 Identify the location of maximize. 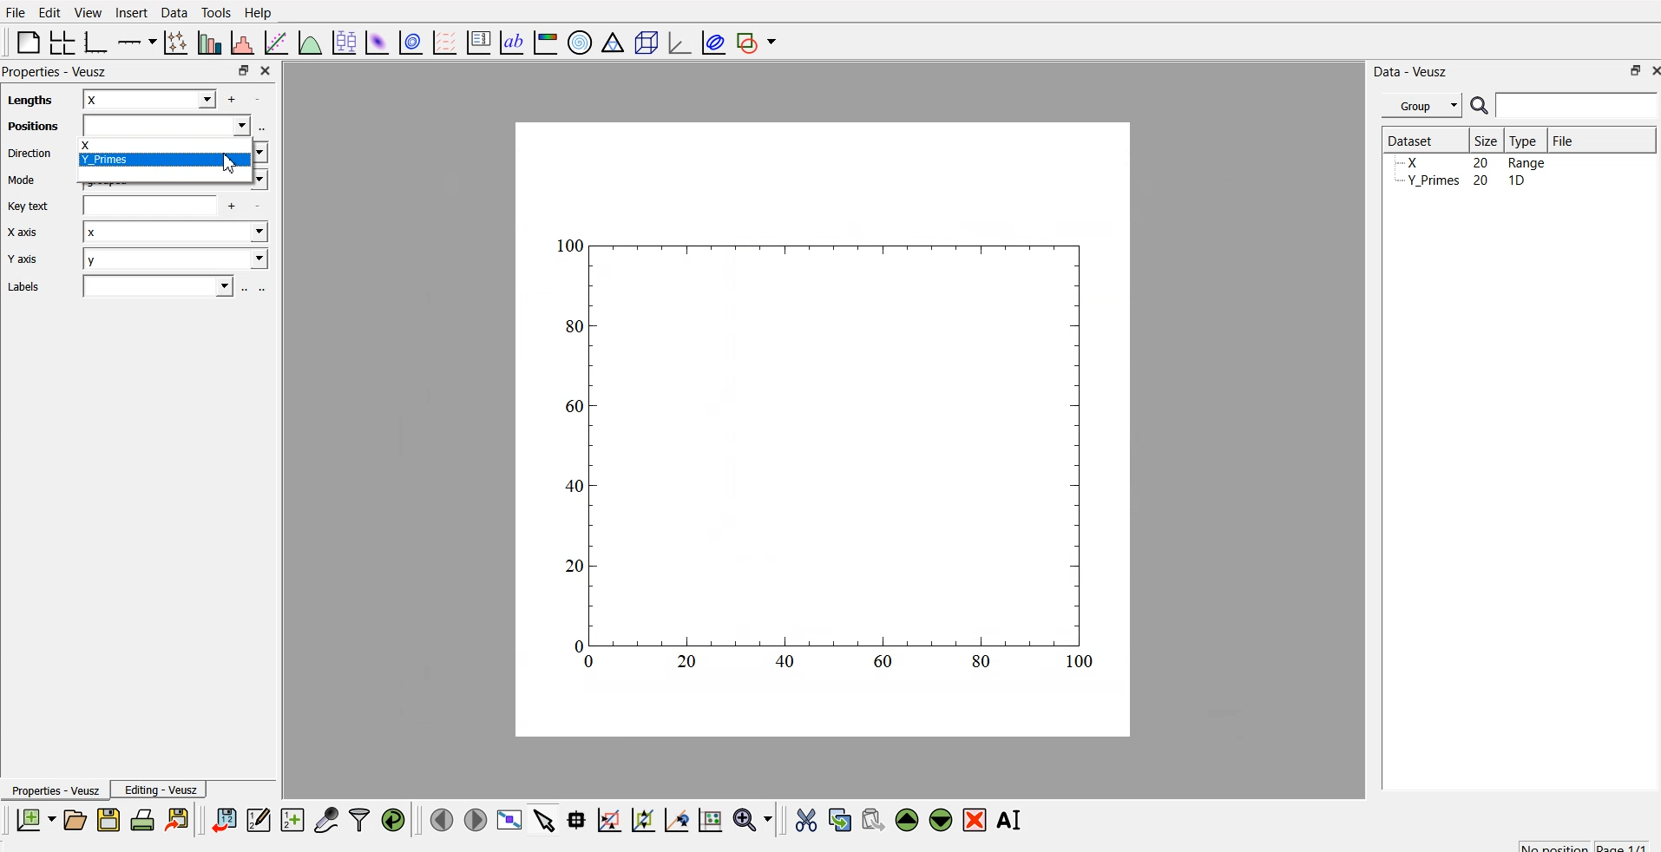
(1628, 70).